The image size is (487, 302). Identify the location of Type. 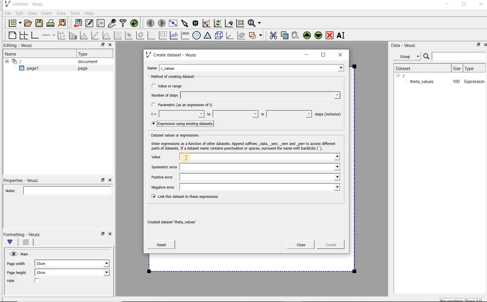
(86, 54).